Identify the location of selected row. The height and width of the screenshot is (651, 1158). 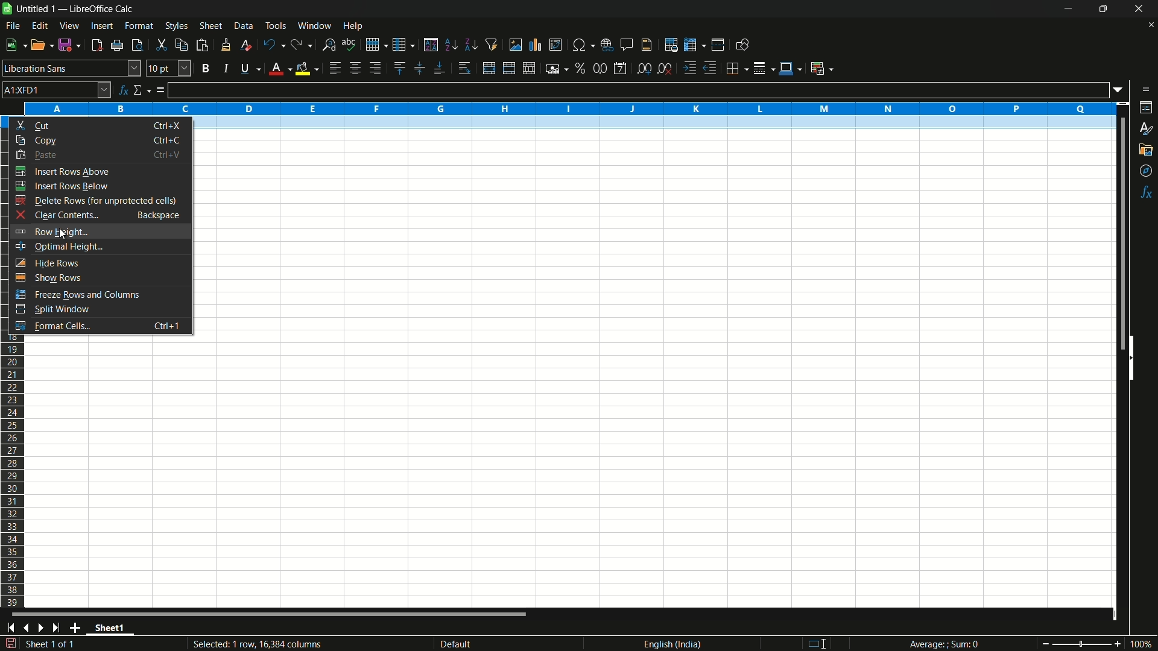
(657, 123).